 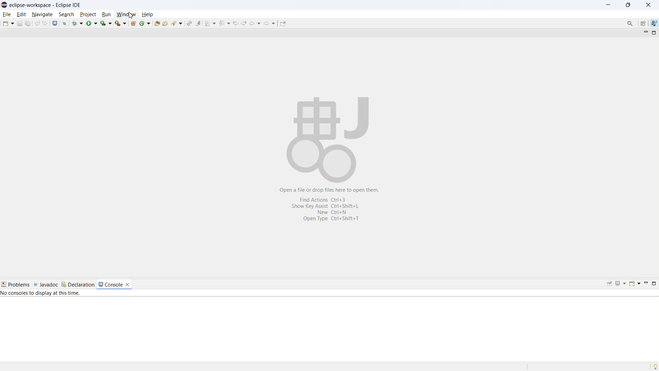 I want to click on eclipse-workspace-Eclipse IDE, so click(x=44, y=5).